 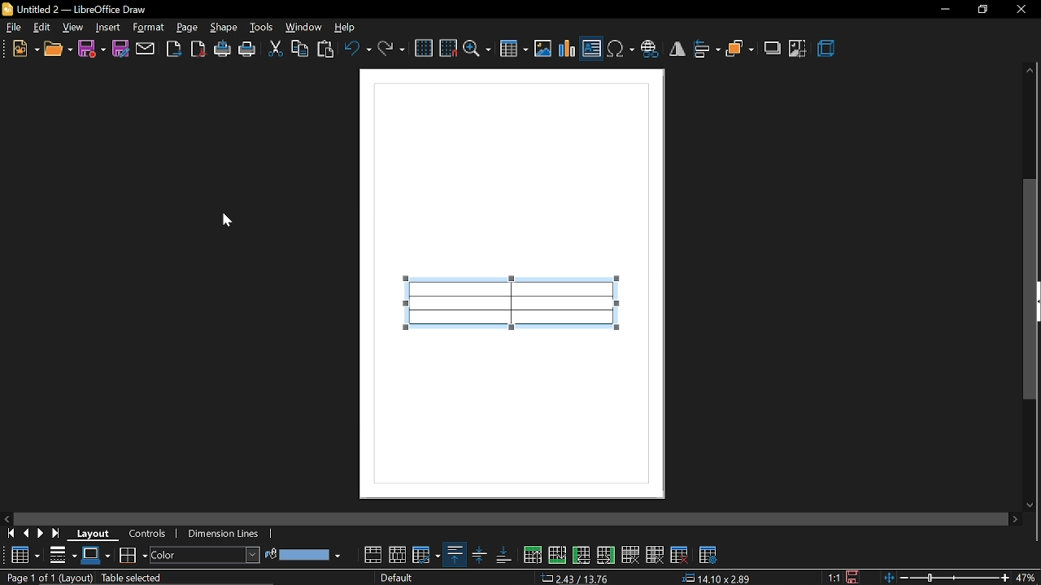 What do you see at coordinates (568, 48) in the screenshot?
I see `insert chart` at bounding box center [568, 48].